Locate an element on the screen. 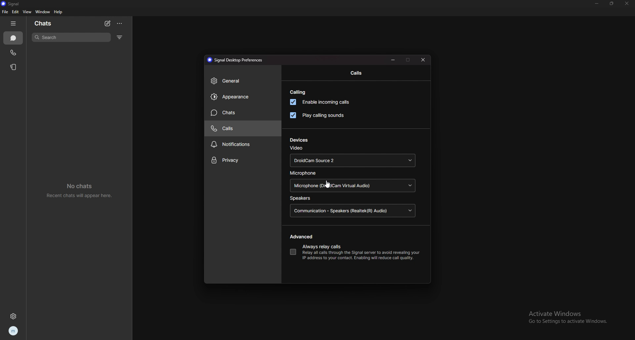 Image resolution: width=635 pixels, height=340 pixels. new chat is located at coordinates (108, 23).